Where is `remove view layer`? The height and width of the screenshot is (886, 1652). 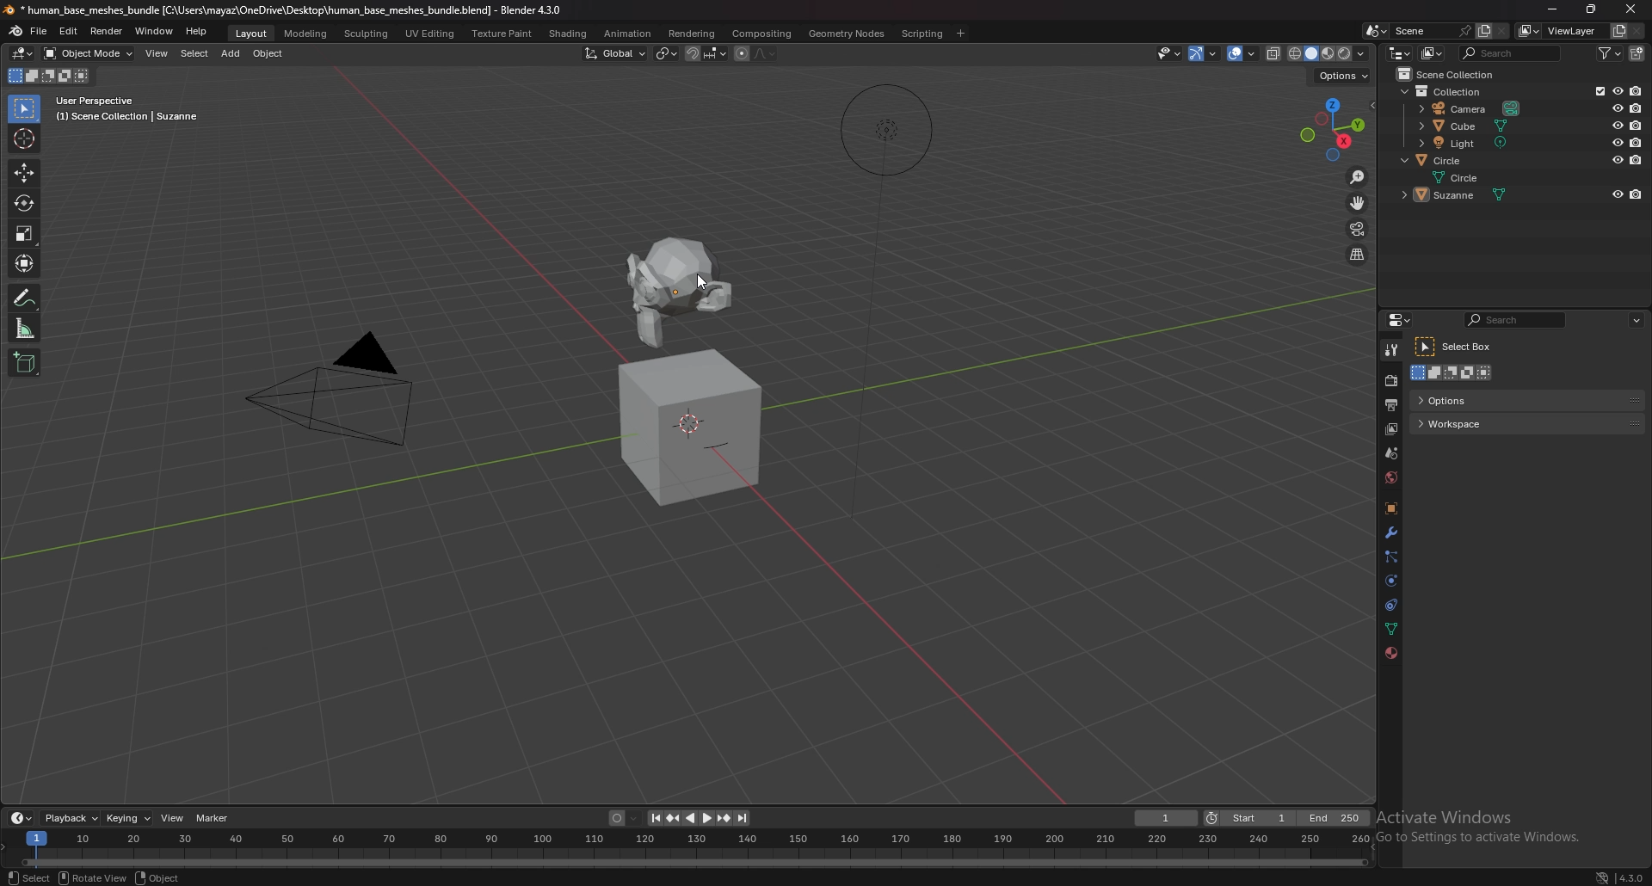
remove view layer is located at coordinates (1637, 30).